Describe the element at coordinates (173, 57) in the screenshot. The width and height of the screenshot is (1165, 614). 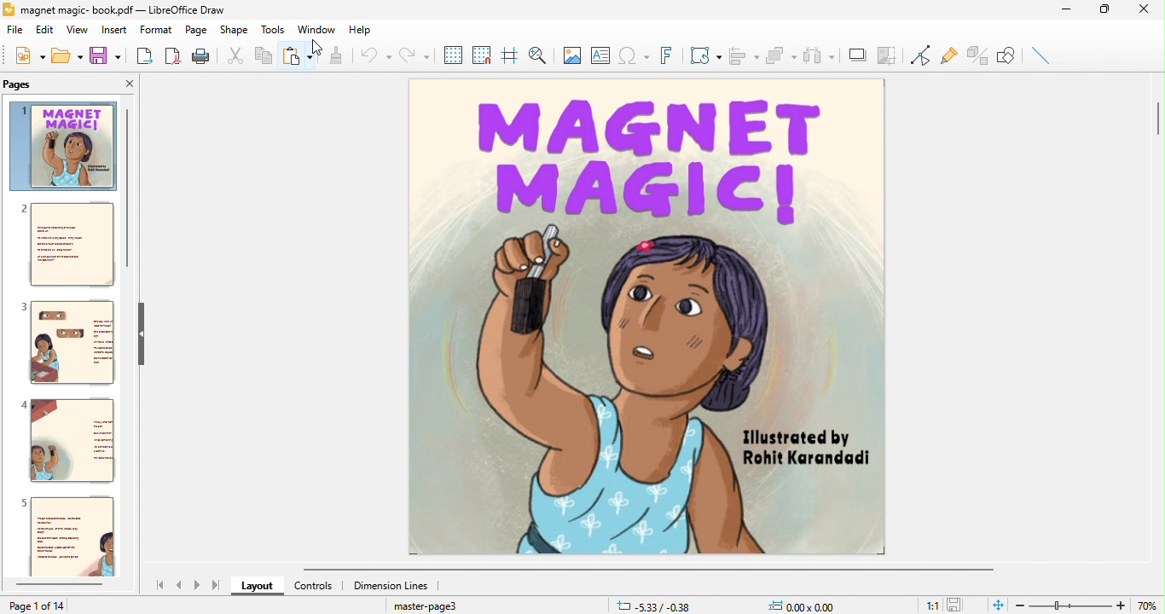
I see `export directly as pdf` at that location.